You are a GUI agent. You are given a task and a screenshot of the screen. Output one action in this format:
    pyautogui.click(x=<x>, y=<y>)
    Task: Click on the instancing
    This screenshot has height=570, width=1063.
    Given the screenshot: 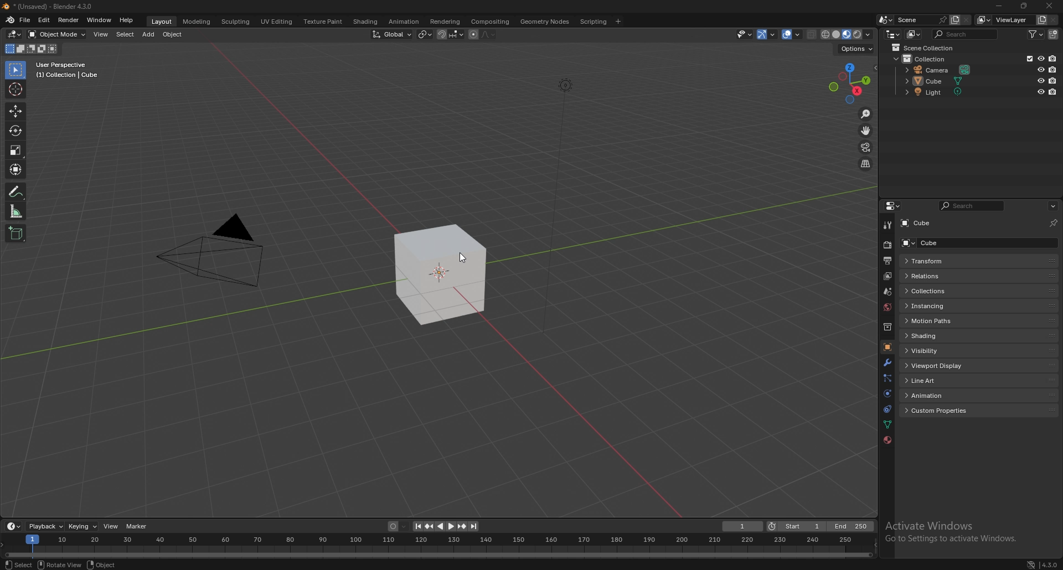 What is the action you would take?
    pyautogui.click(x=941, y=307)
    